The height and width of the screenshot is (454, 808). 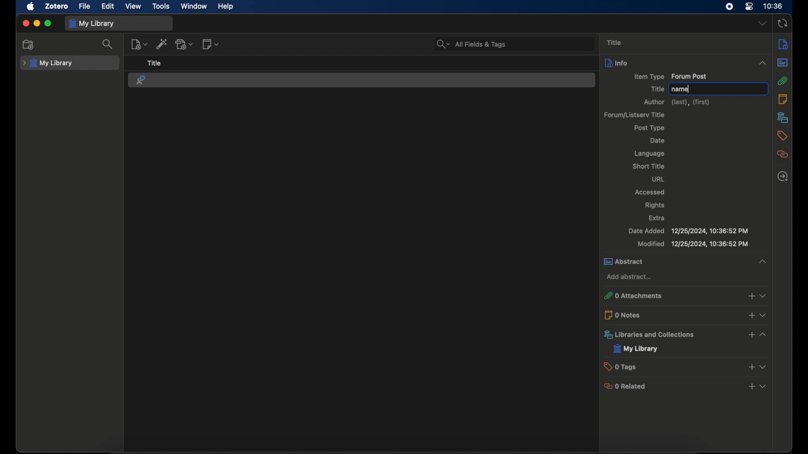 What do you see at coordinates (227, 7) in the screenshot?
I see `help` at bounding box center [227, 7].